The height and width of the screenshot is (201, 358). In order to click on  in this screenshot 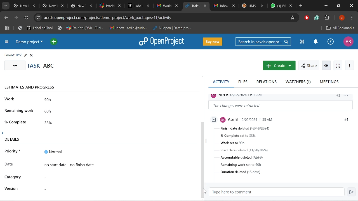, I will do `click(8, 42)`.